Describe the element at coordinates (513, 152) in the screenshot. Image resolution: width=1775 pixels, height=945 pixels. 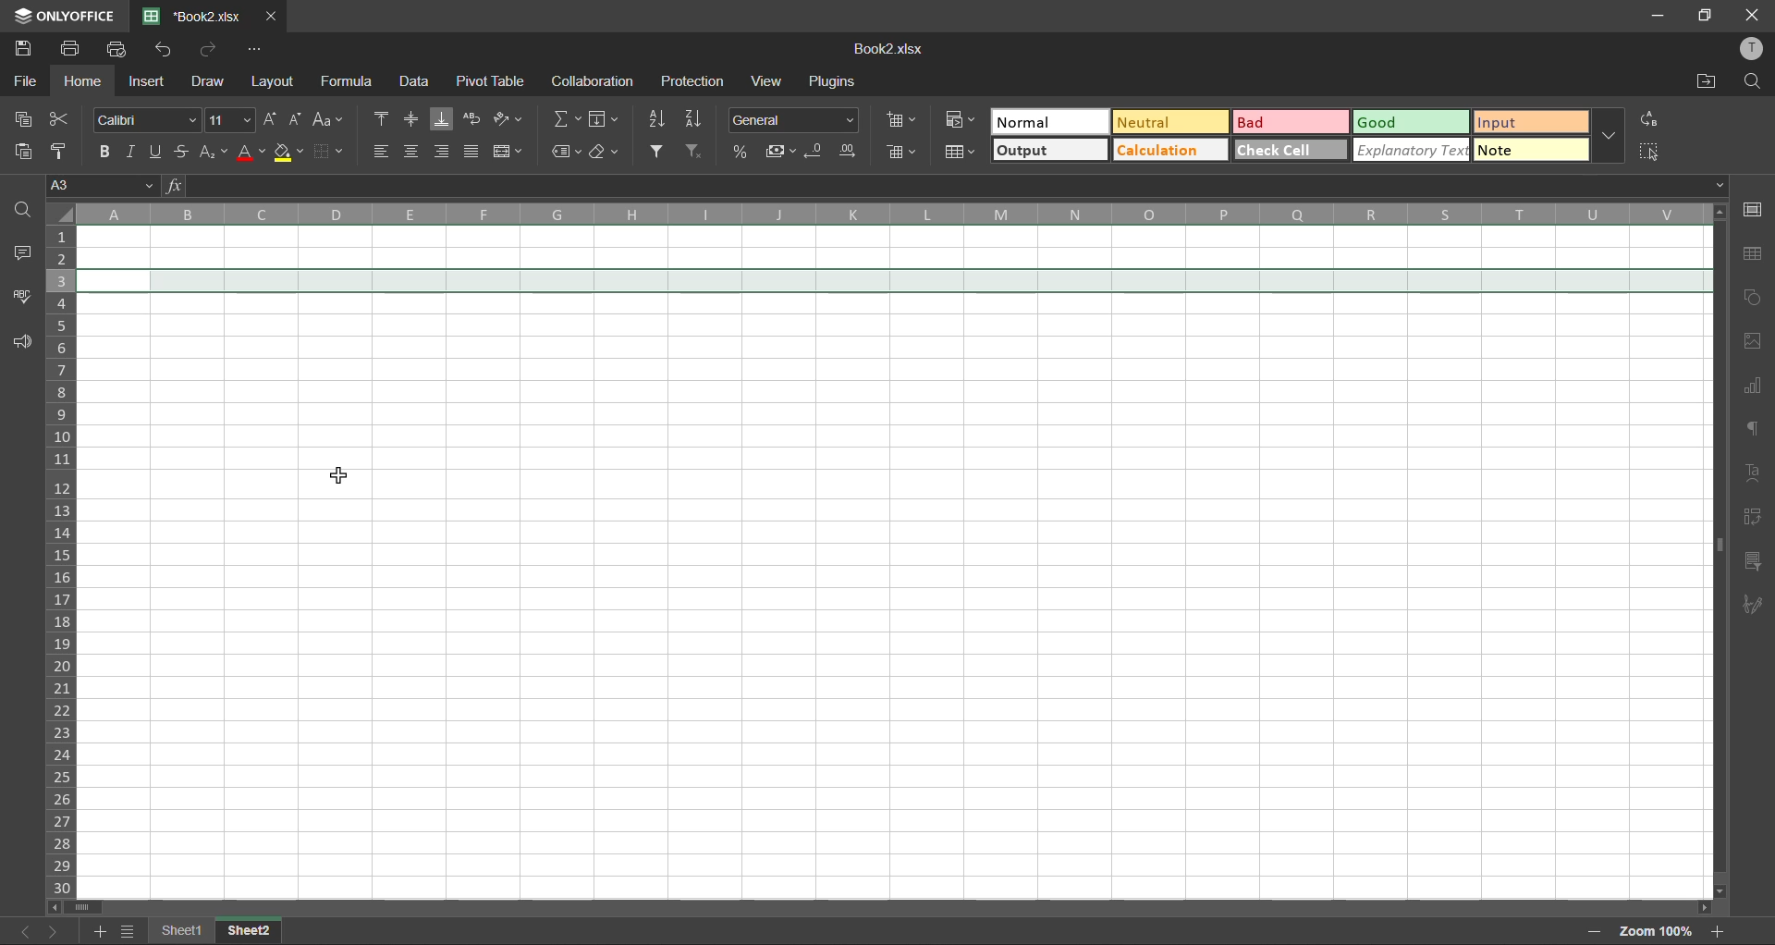
I see `merge and center` at that location.